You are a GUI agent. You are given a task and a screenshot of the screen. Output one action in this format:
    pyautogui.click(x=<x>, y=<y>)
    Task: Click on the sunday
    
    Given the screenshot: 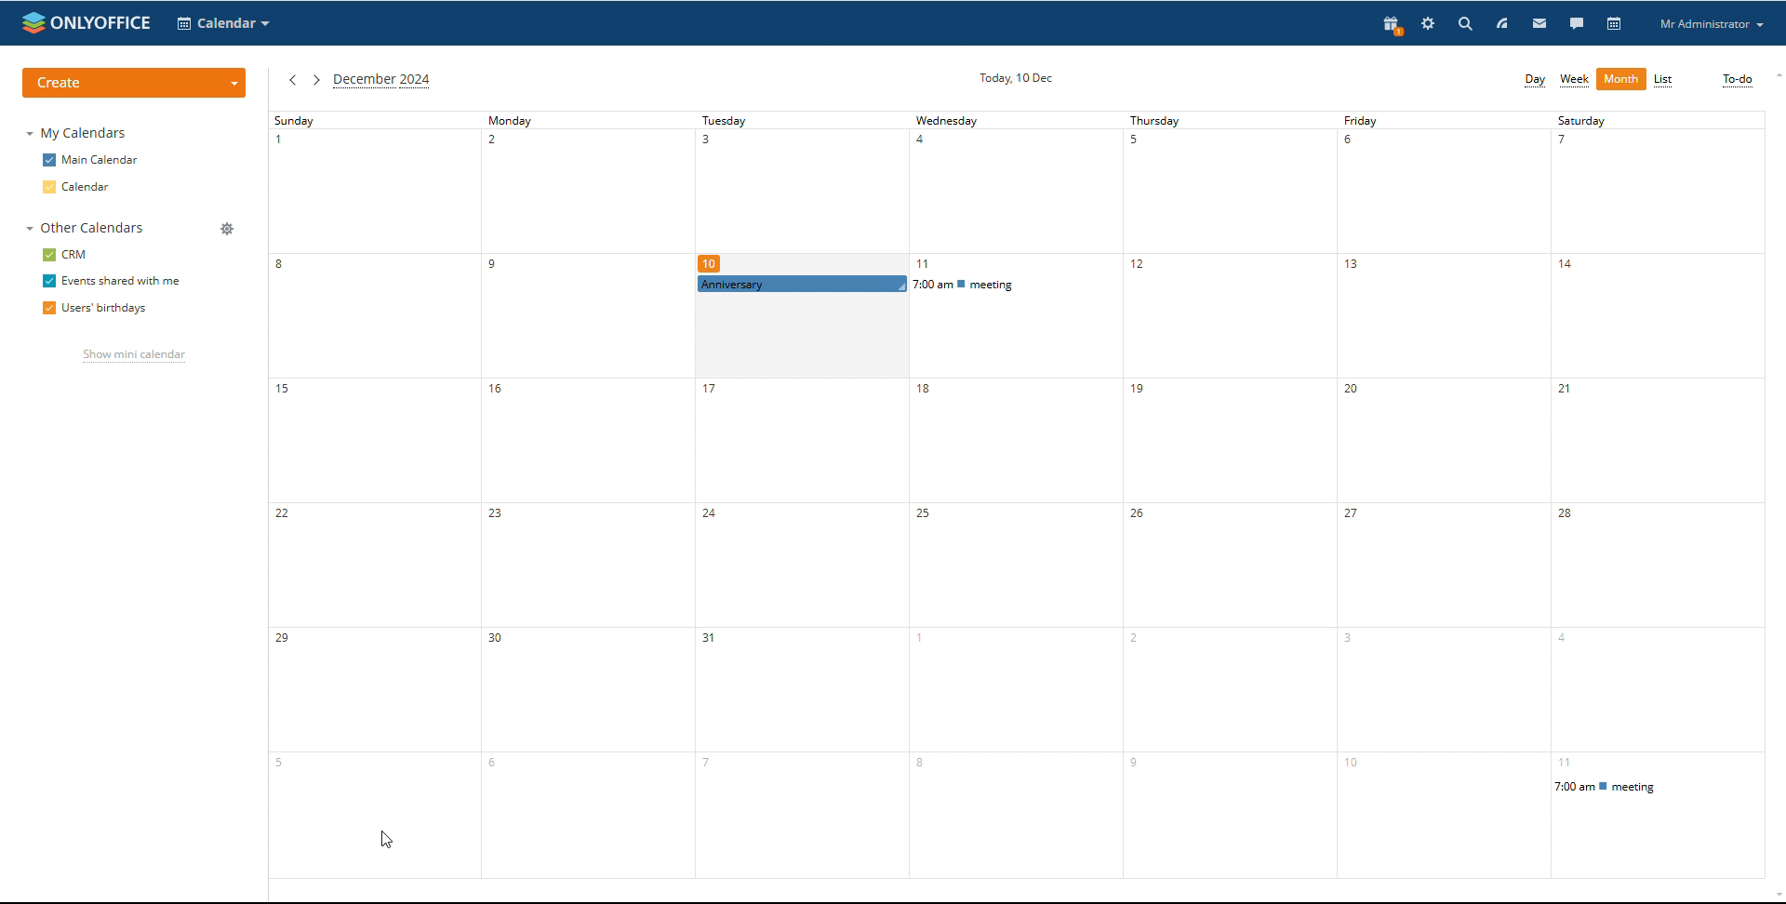 What is the action you would take?
    pyautogui.click(x=369, y=494)
    